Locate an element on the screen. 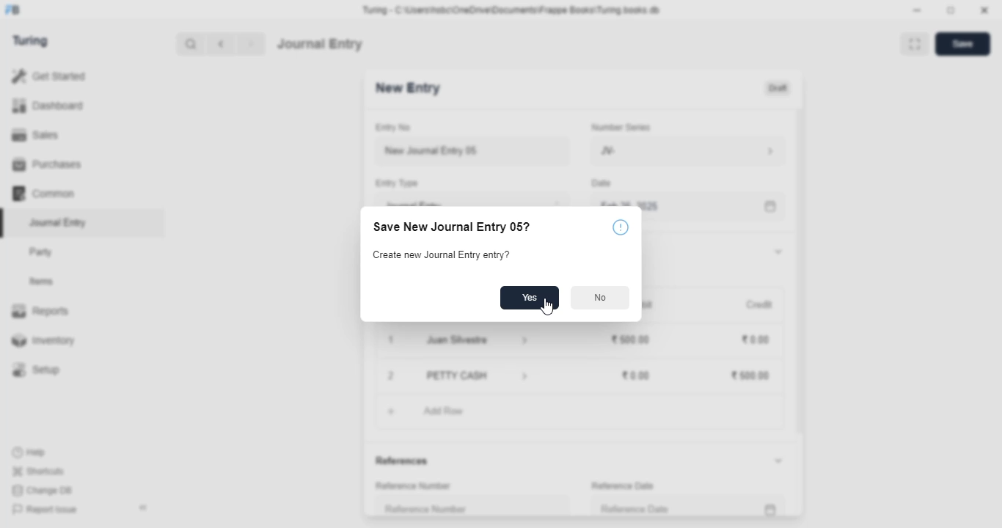 The image size is (1002, 528). purchases is located at coordinates (47, 164).